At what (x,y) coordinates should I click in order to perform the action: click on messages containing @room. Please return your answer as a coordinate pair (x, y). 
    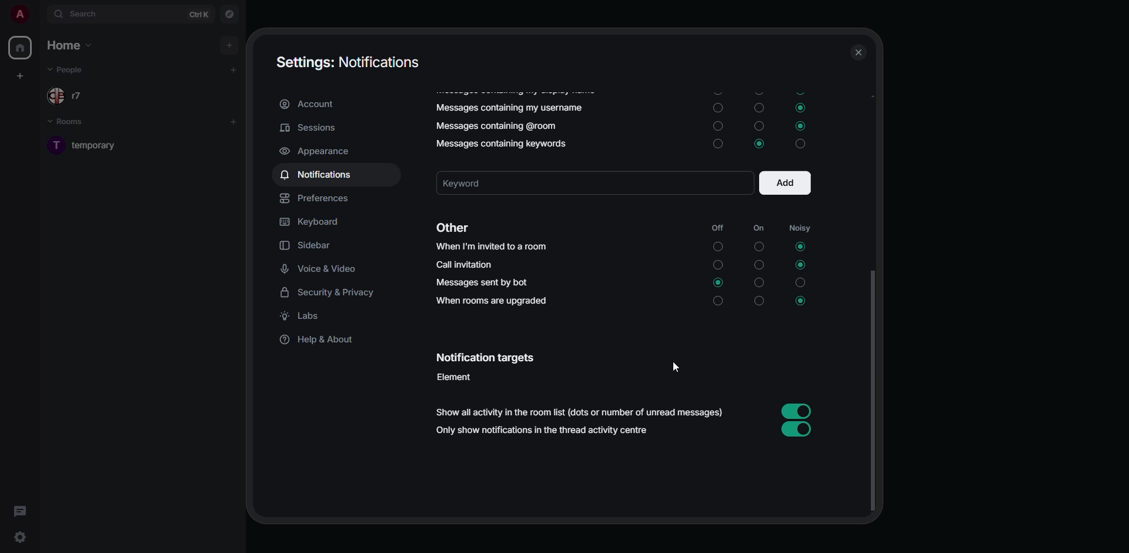
    Looking at the image, I should click on (493, 128).